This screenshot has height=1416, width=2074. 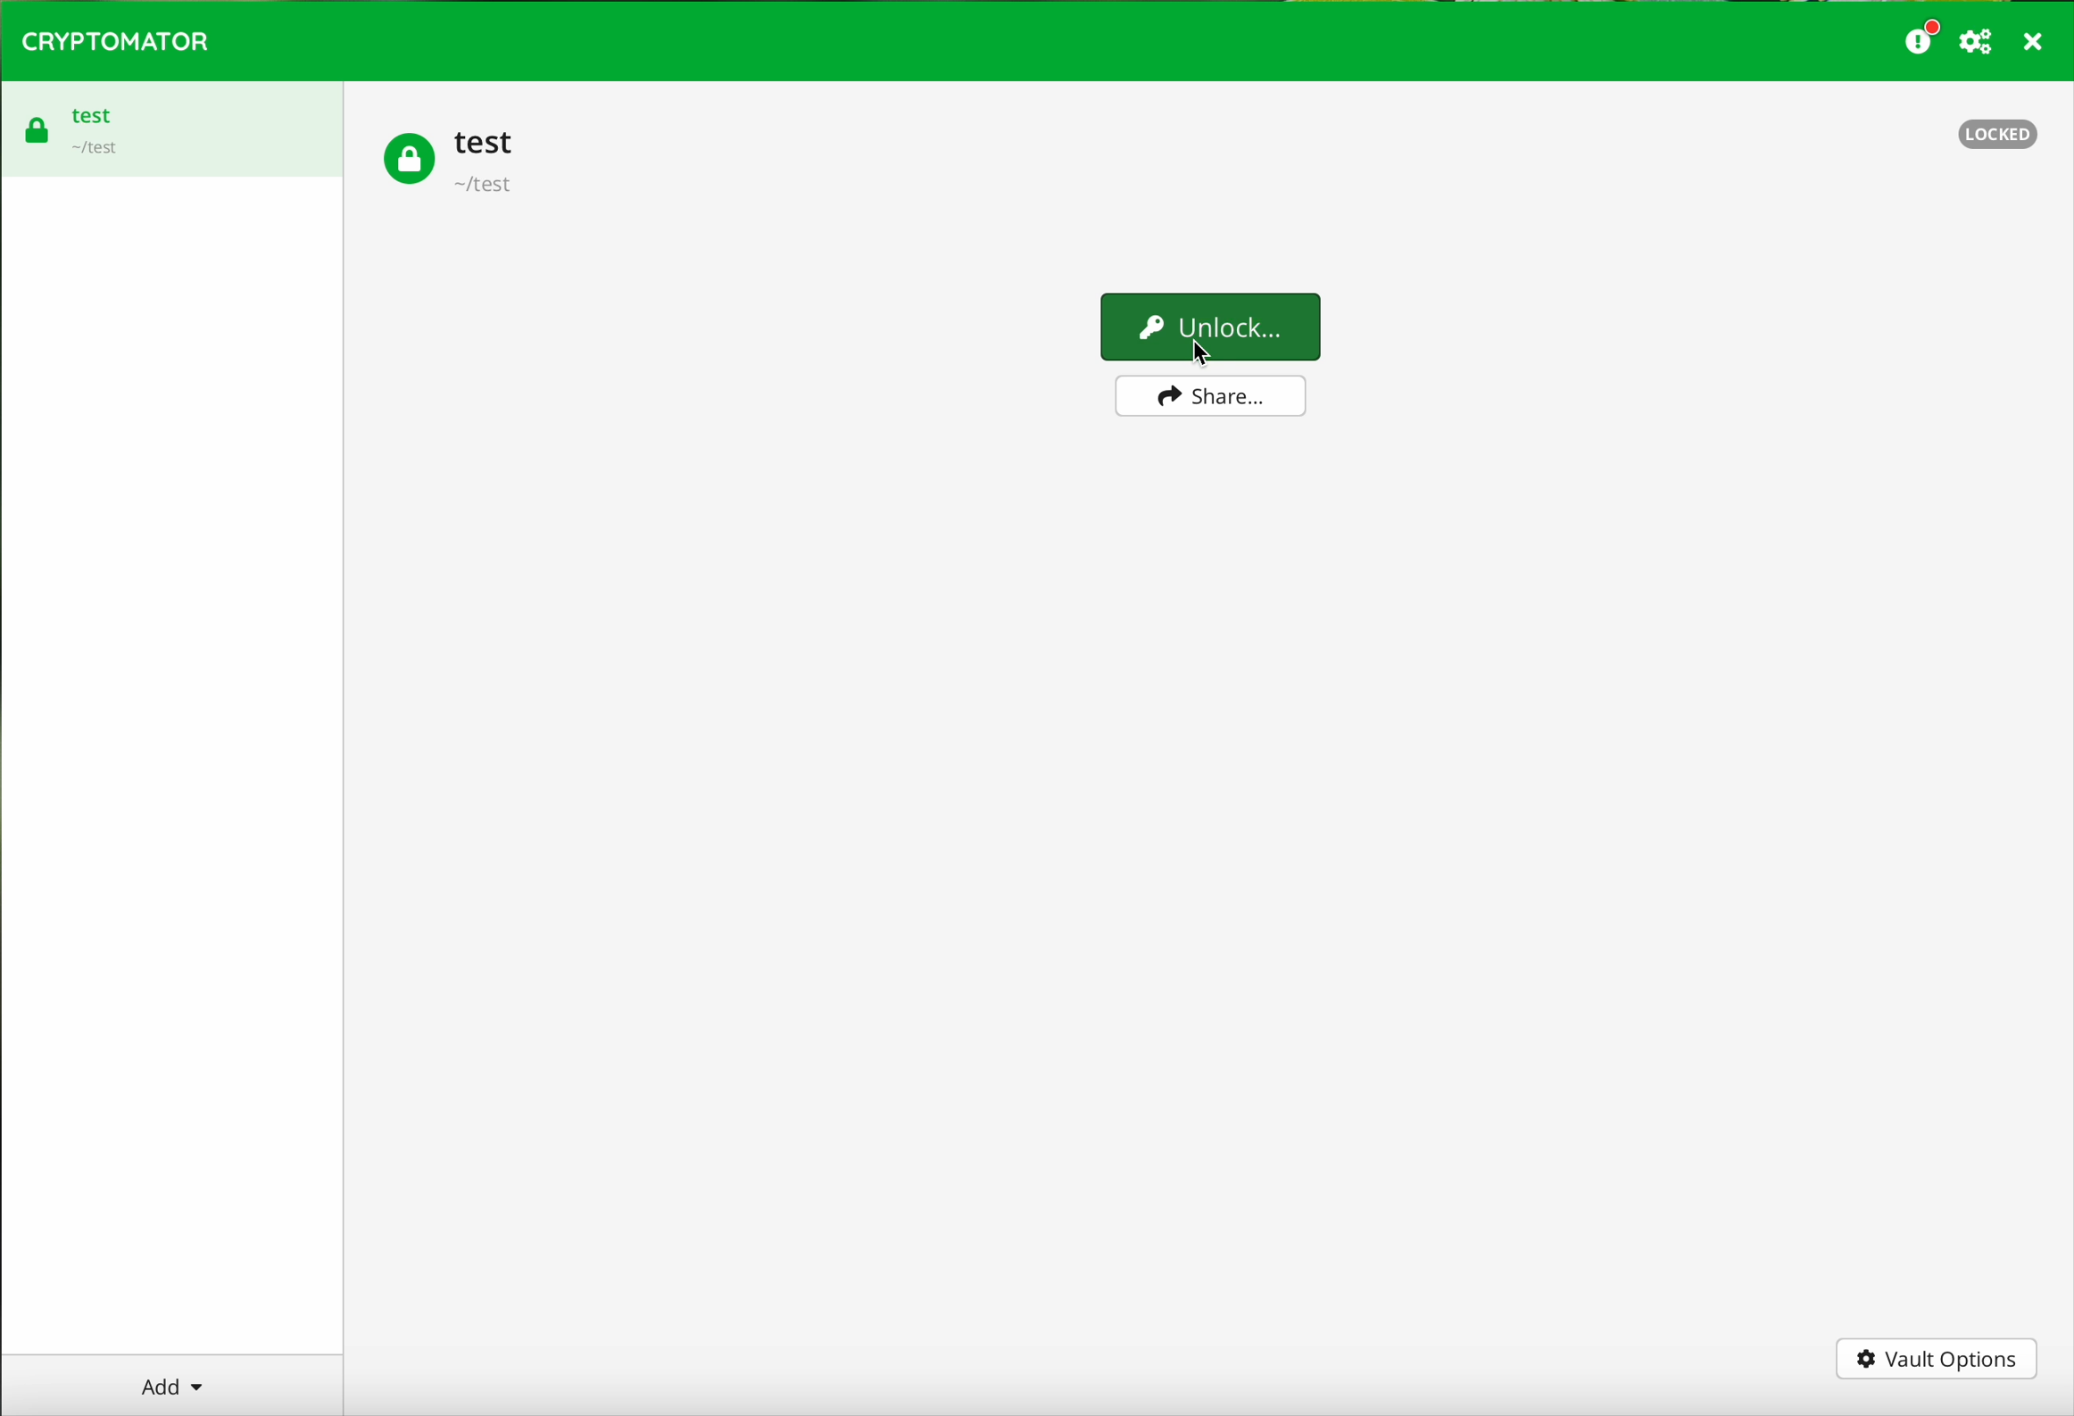 I want to click on cursor, so click(x=1208, y=358).